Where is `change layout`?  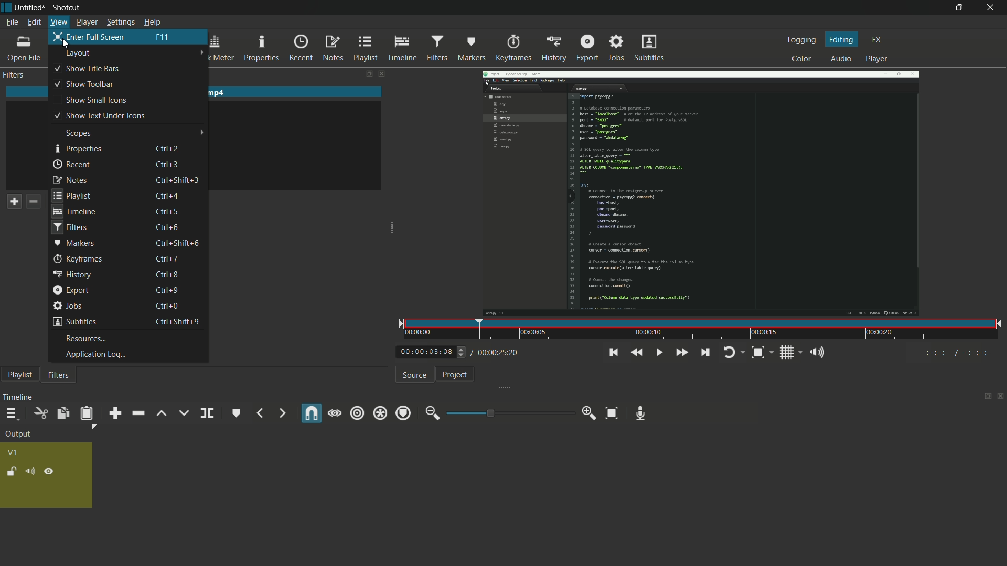
change layout is located at coordinates (368, 75).